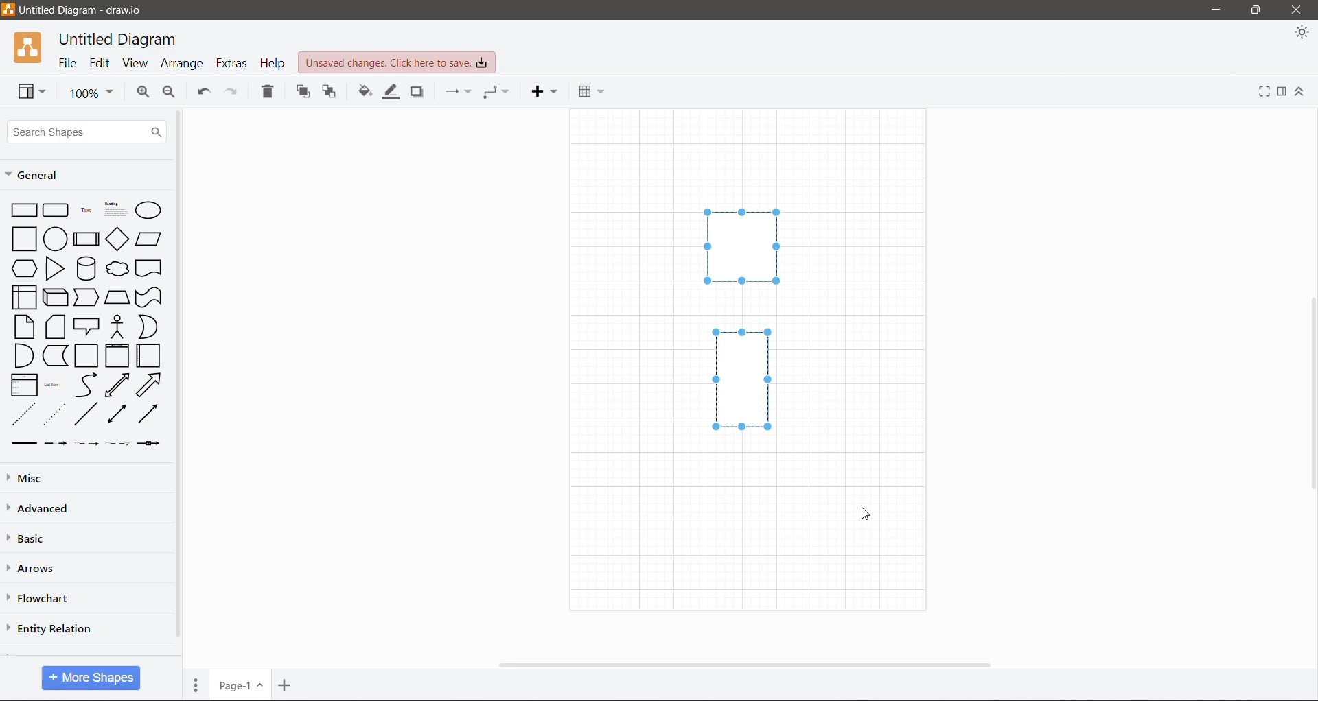 The image size is (1318, 701). Describe the element at coordinates (272, 62) in the screenshot. I see `Help` at that location.